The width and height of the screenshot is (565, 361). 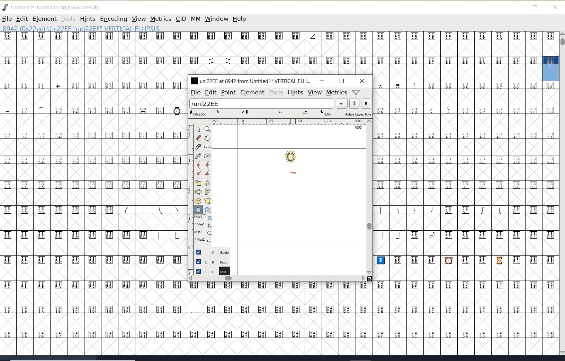 What do you see at coordinates (204, 229) in the screenshot?
I see `cursor events on the open new outline window` at bounding box center [204, 229].